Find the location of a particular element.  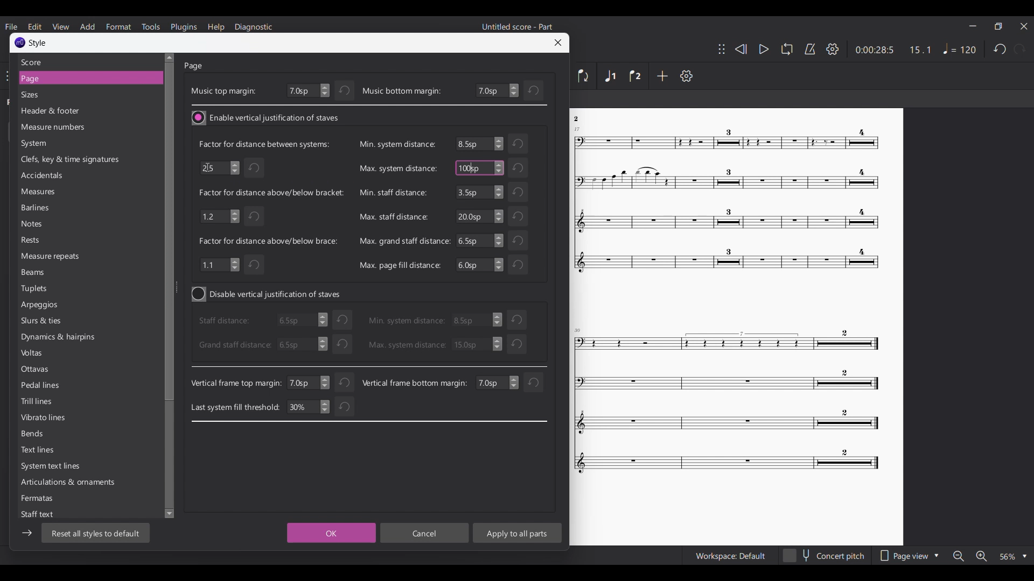

7.0 sp is located at coordinates (309, 382).